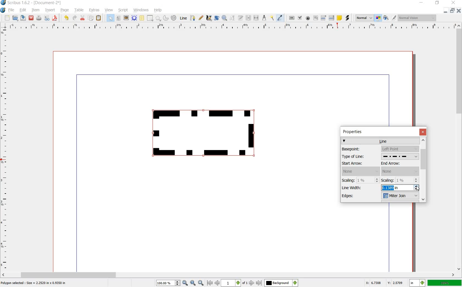  What do you see at coordinates (423, 132) in the screenshot?
I see `close` at bounding box center [423, 132].